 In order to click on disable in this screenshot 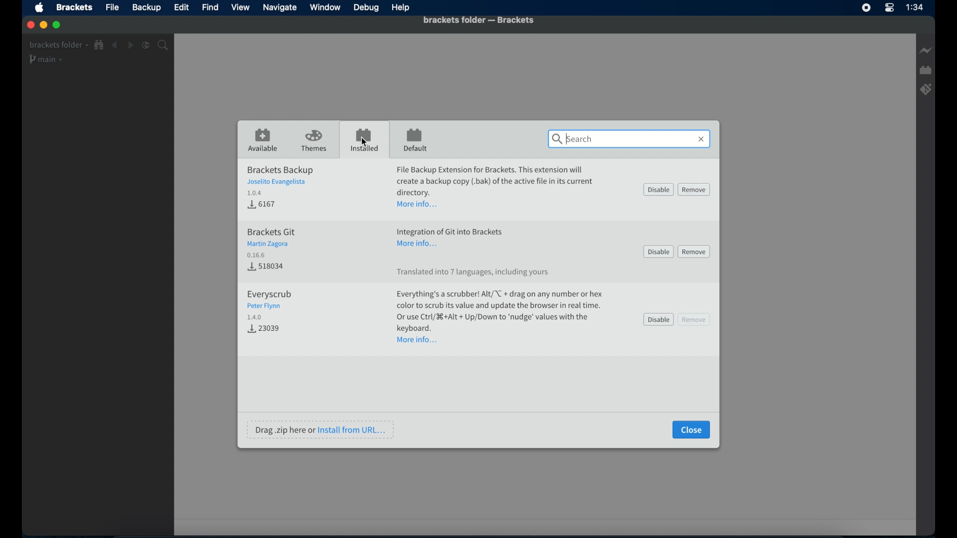, I will do `click(658, 190)`.